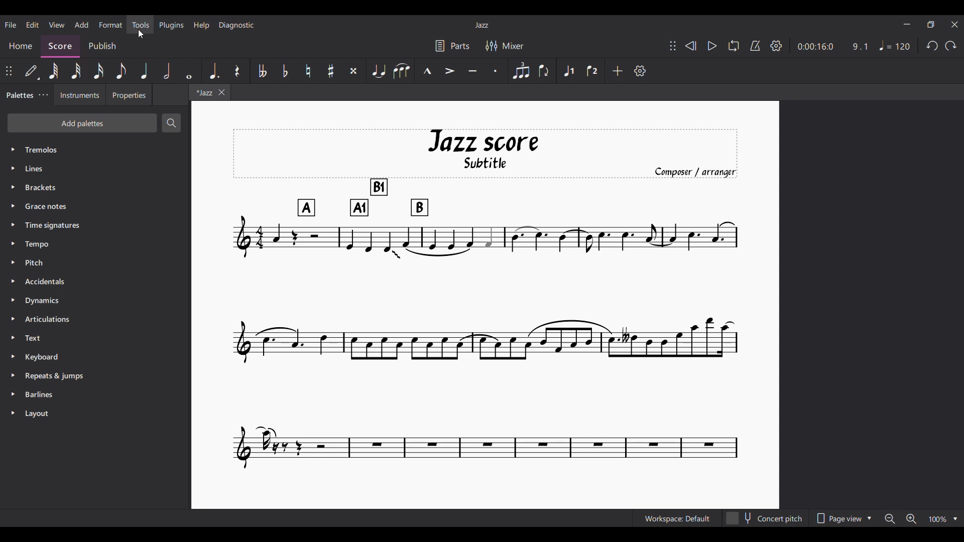 The width and height of the screenshot is (964, 542). I want to click on Page view otpions, so click(843, 518).